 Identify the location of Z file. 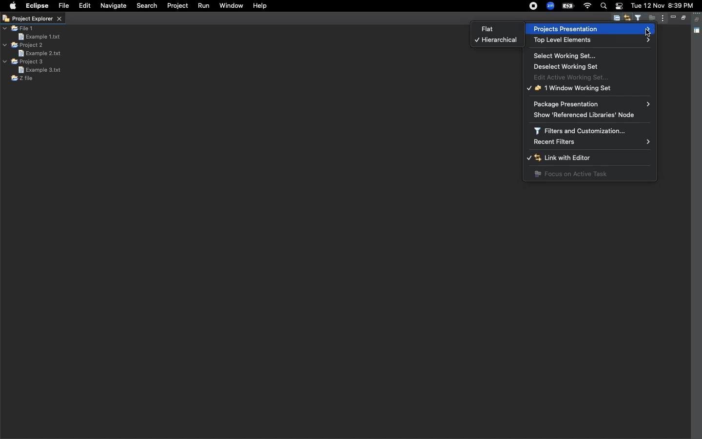
(22, 79).